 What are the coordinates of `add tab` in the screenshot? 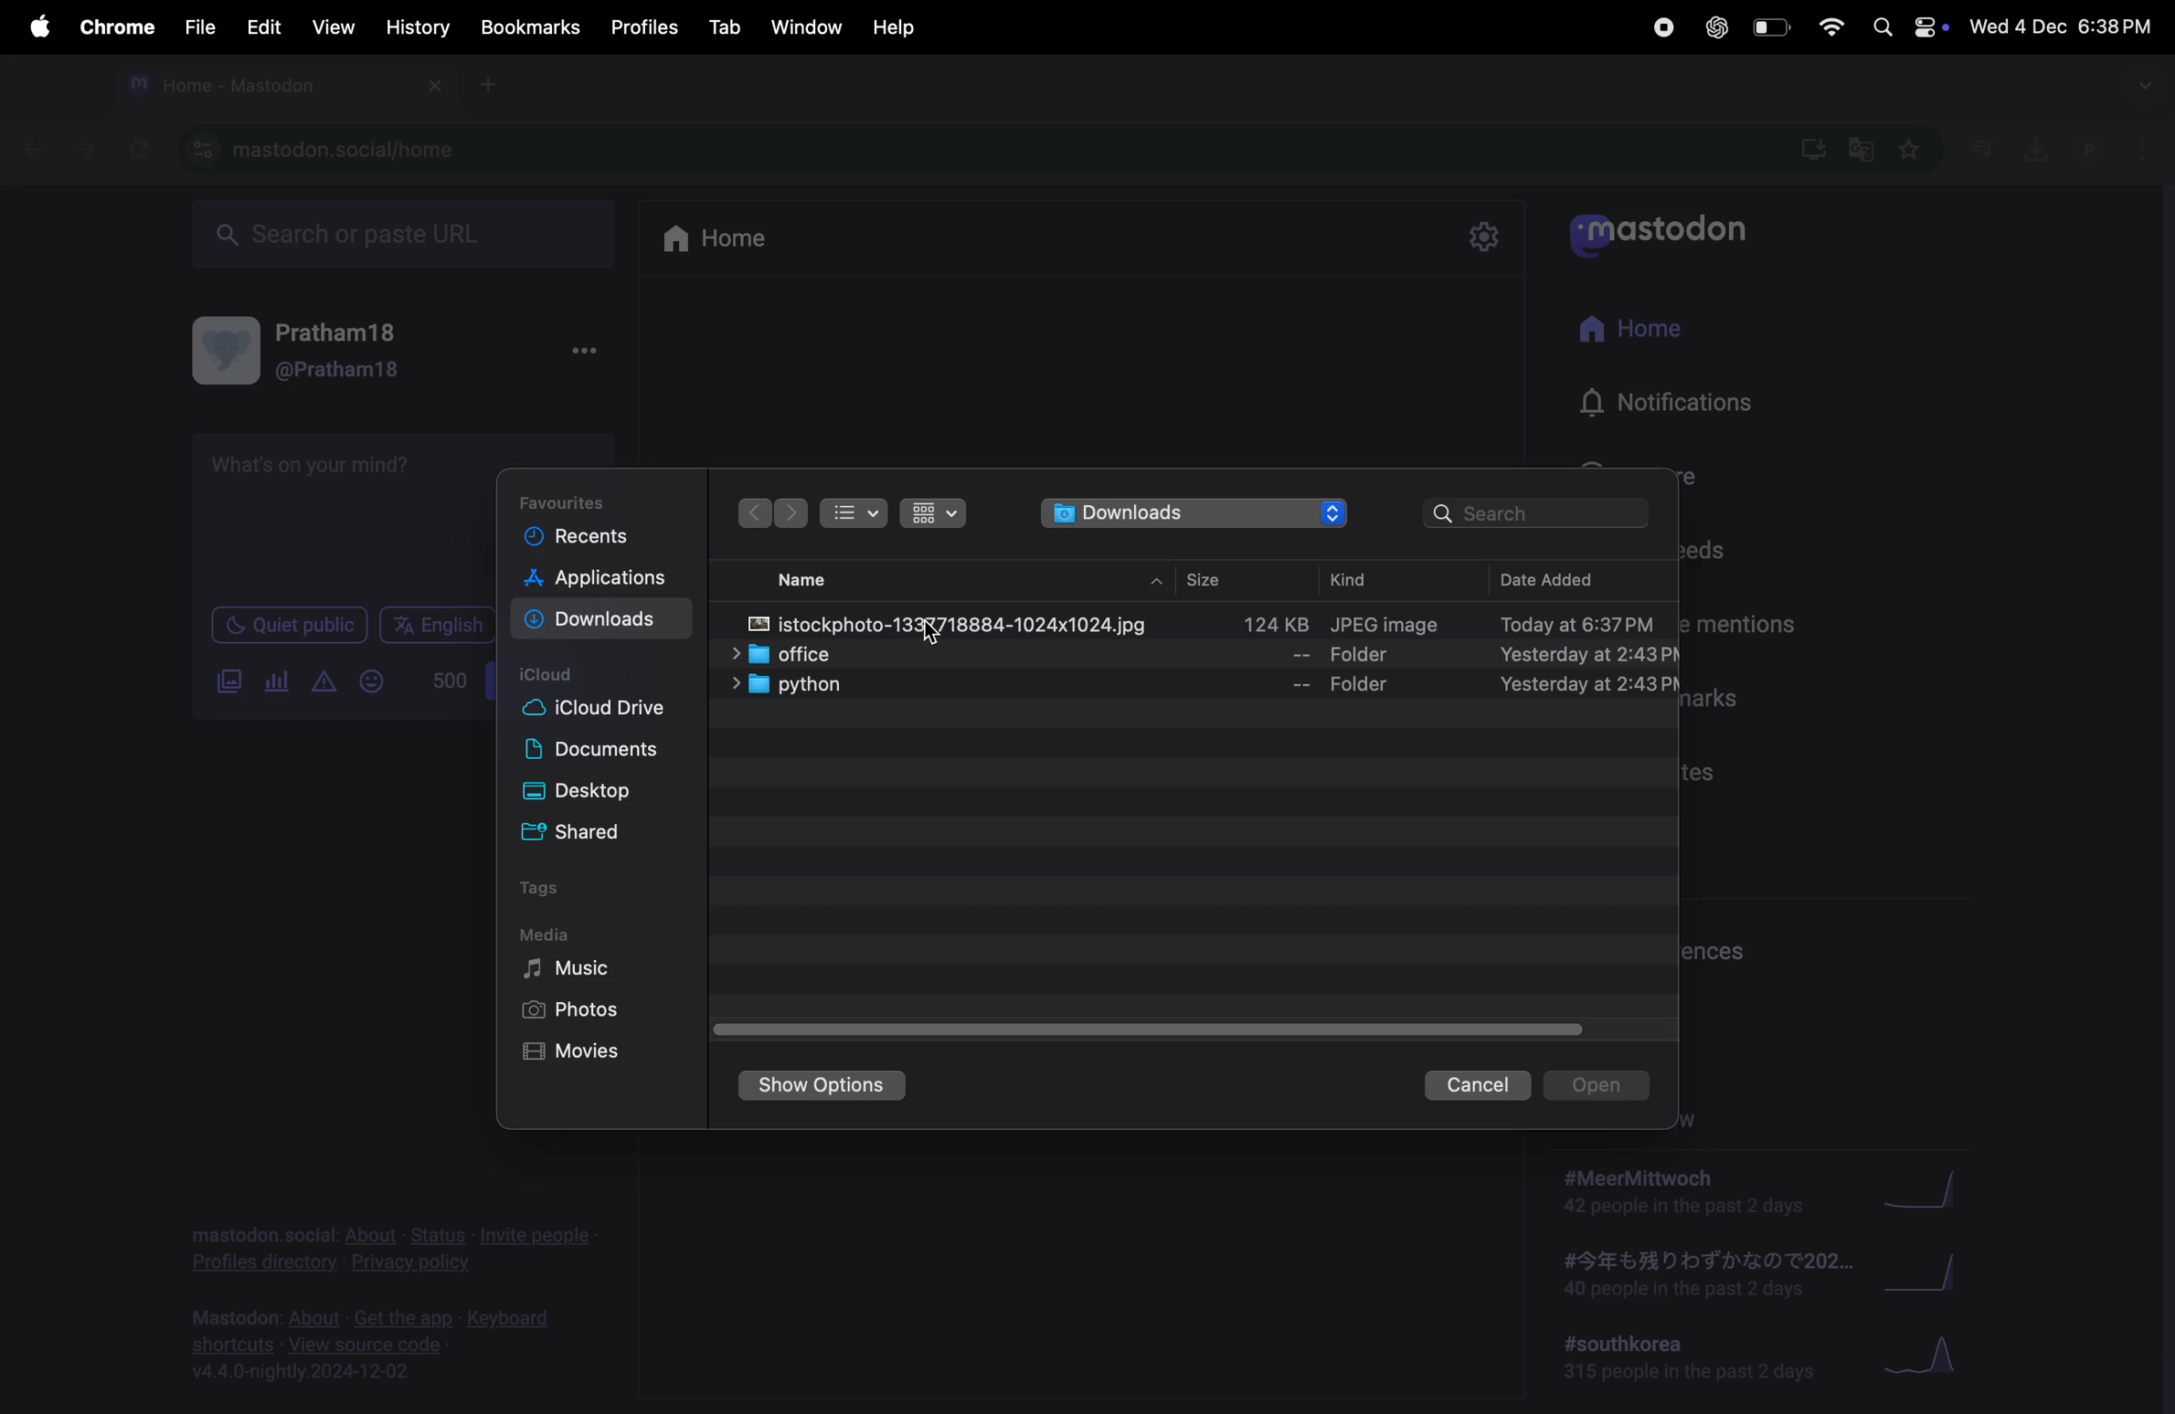 It's located at (493, 92).